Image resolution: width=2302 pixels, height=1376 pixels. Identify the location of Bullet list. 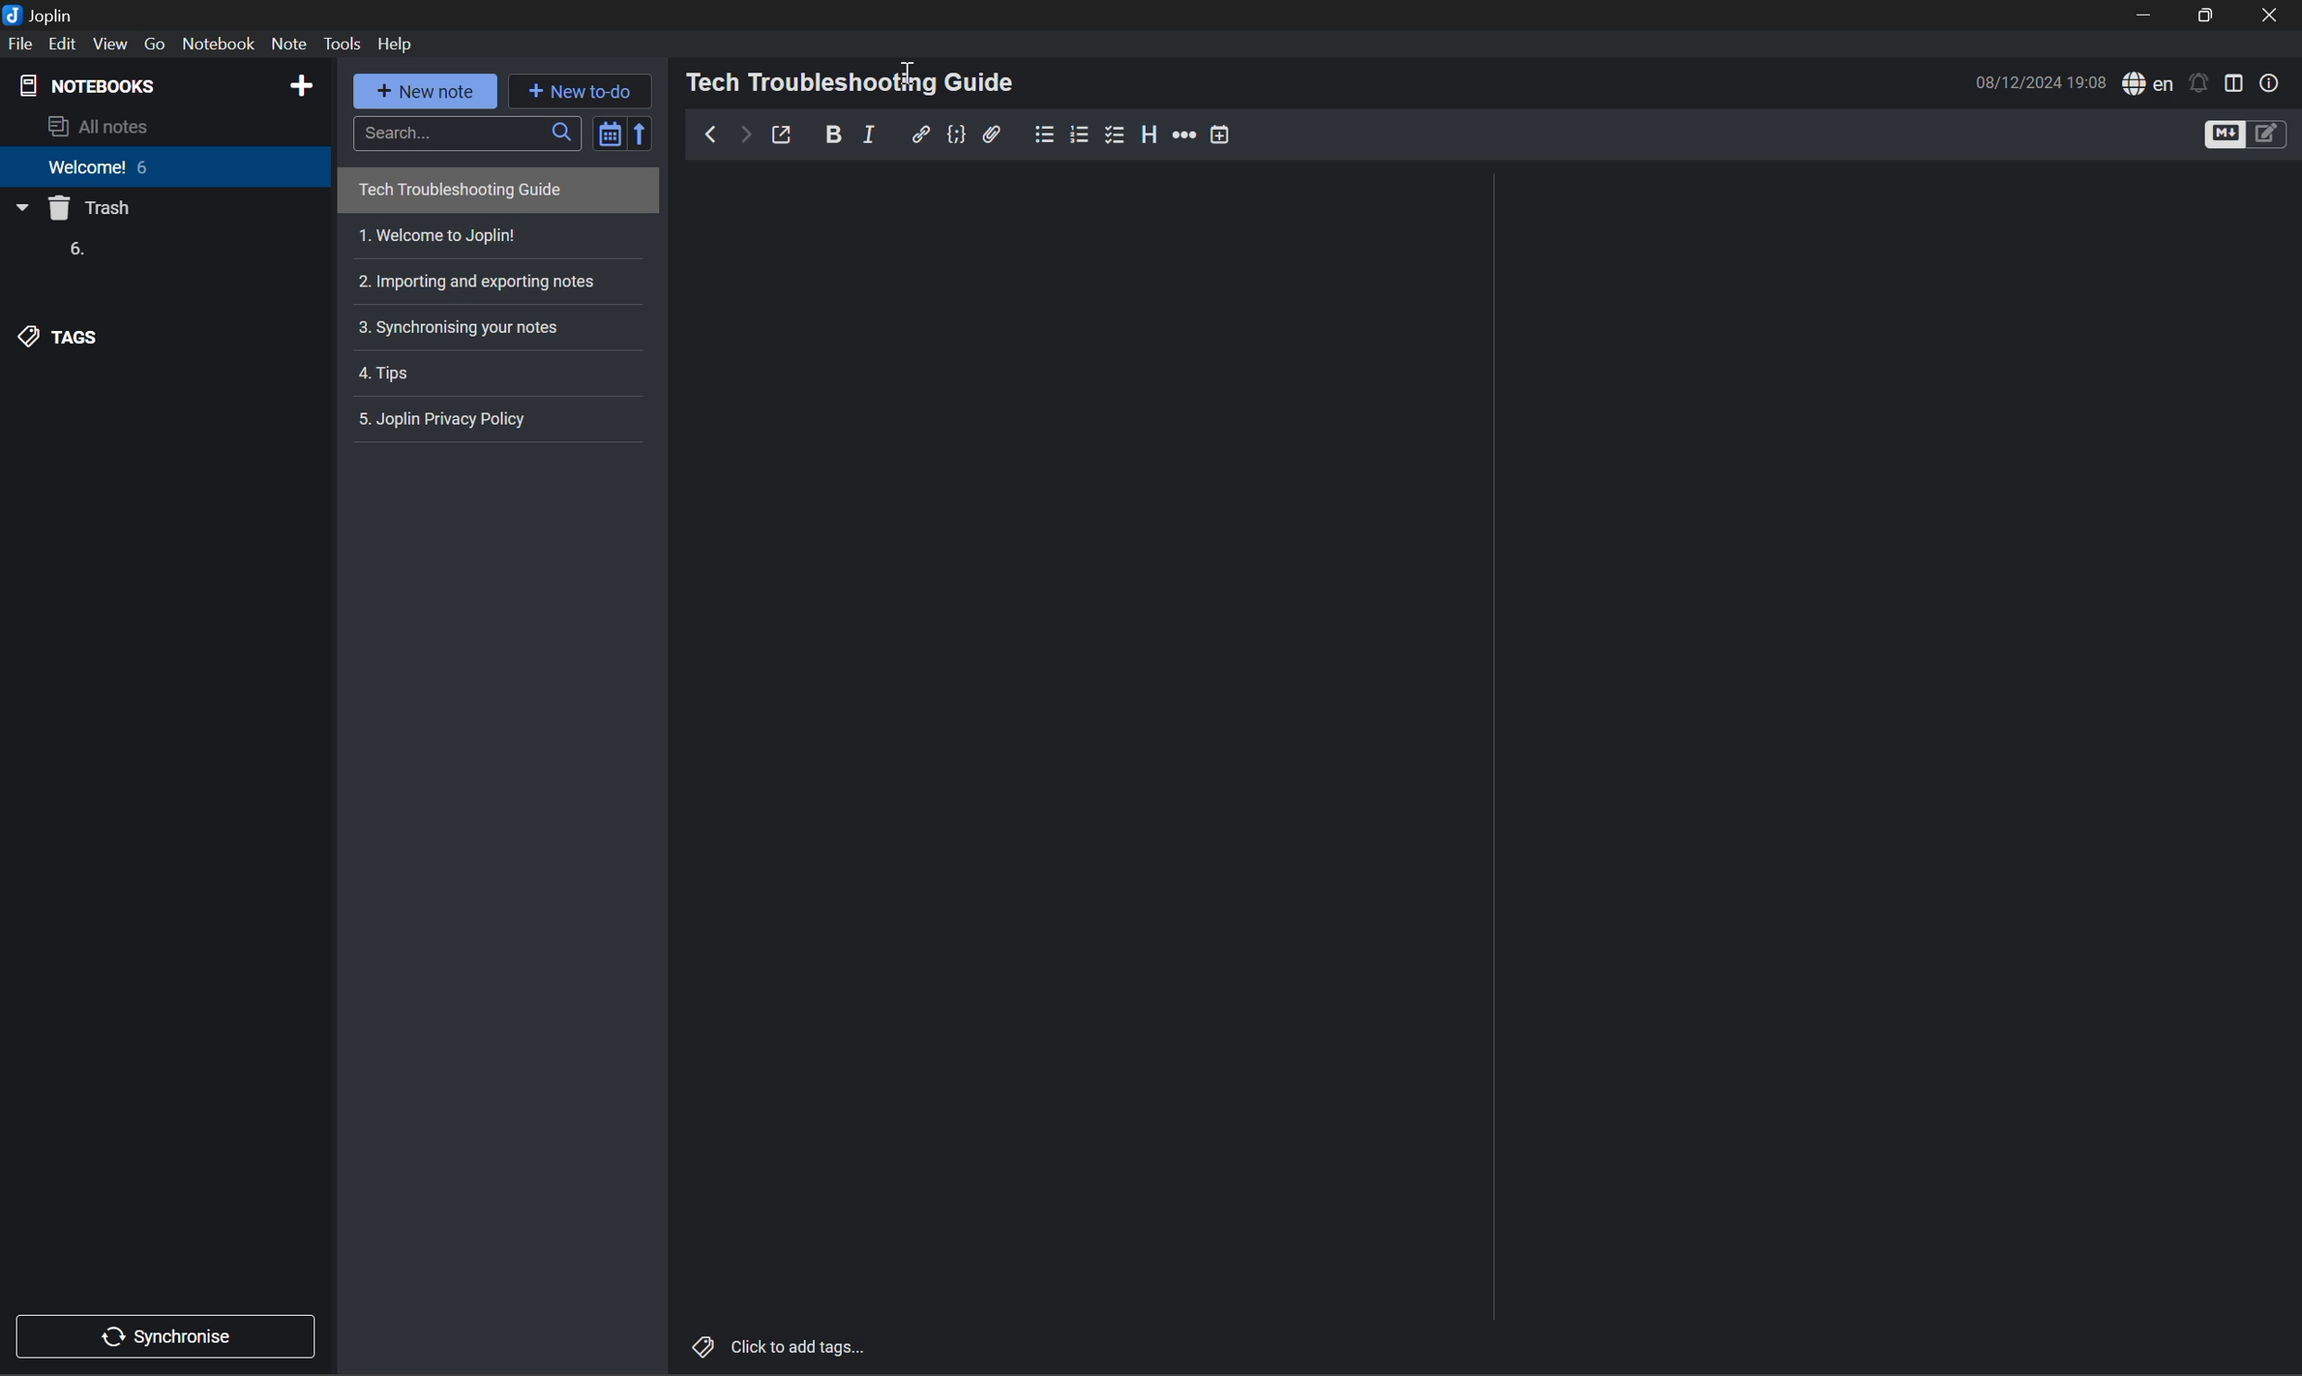
(1045, 132).